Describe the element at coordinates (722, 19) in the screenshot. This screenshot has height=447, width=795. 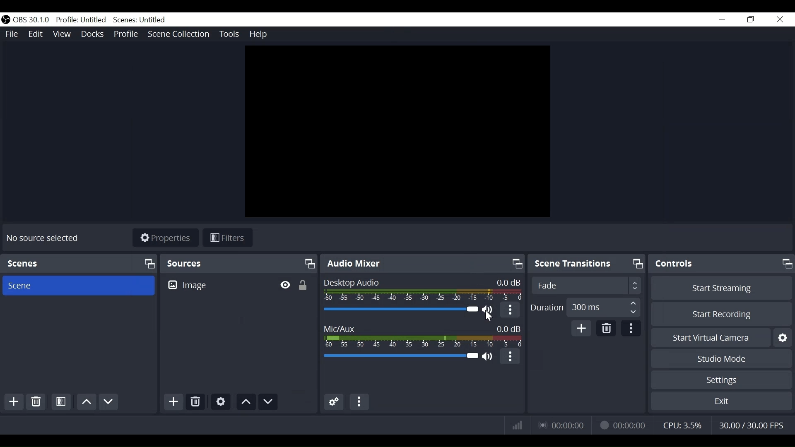
I see `minimize` at that location.